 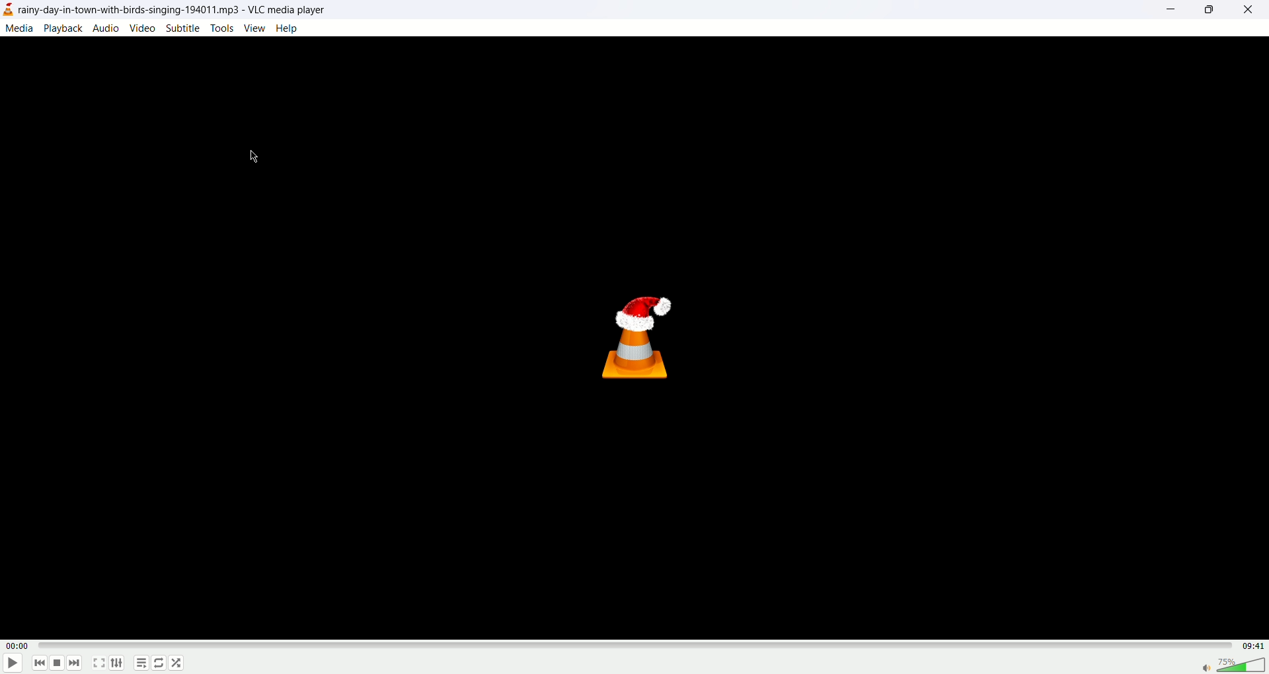 I want to click on cursor, so click(x=253, y=159).